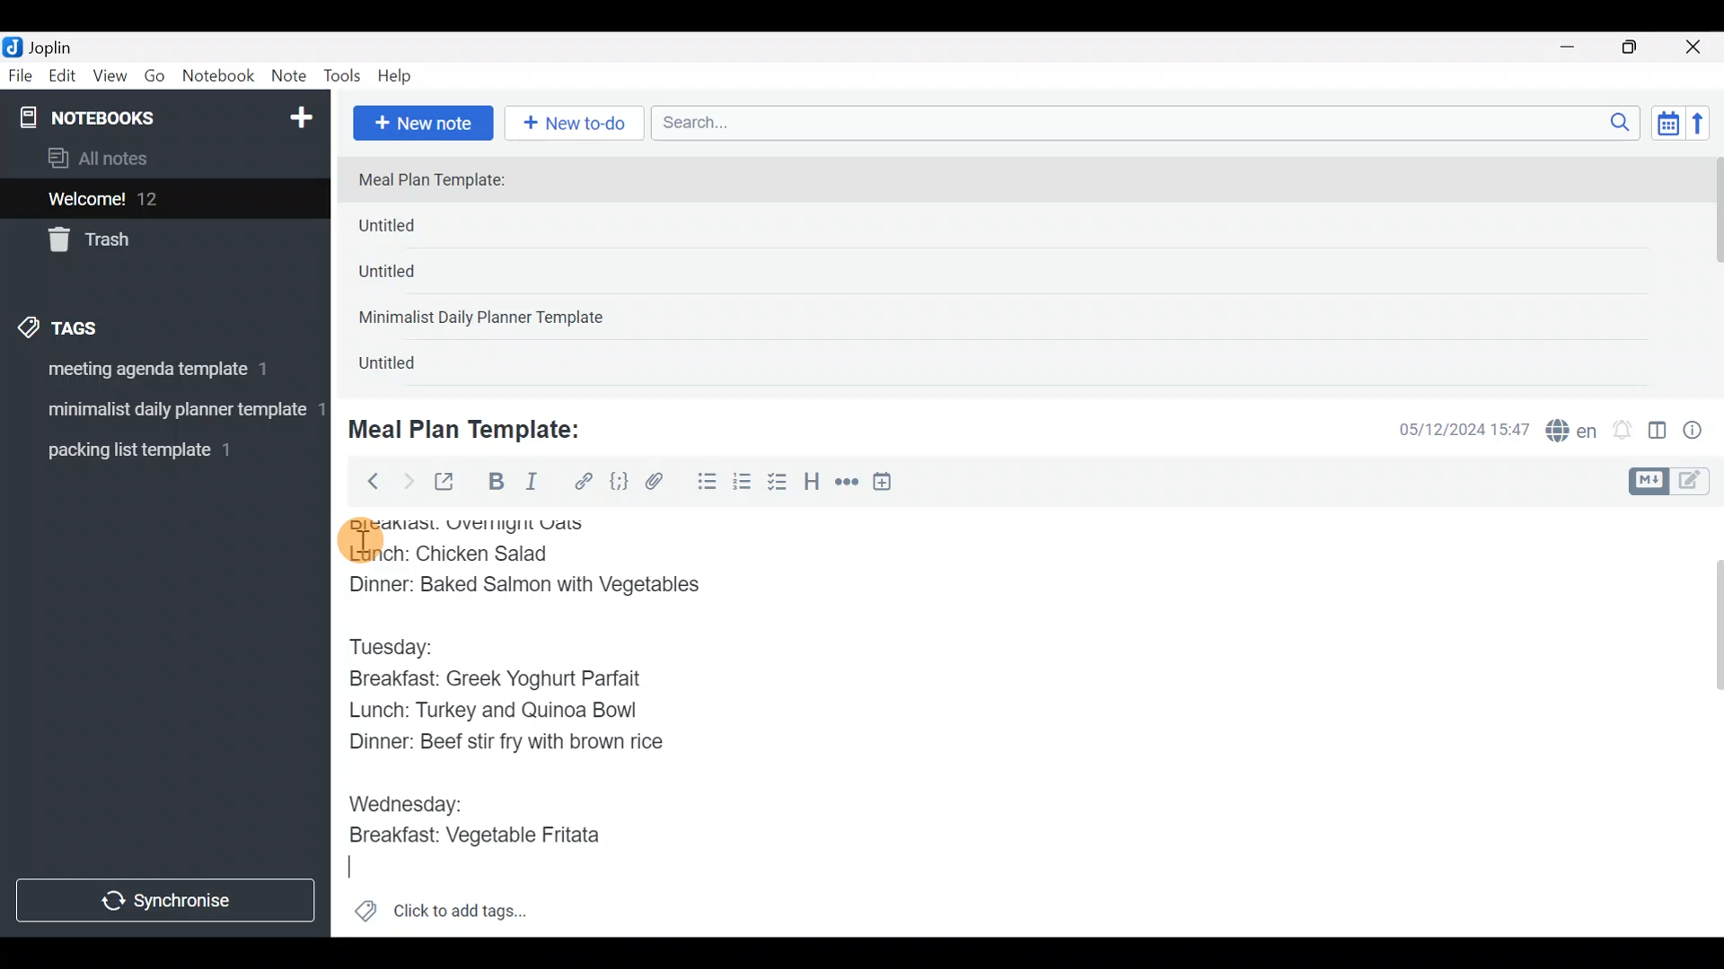 The width and height of the screenshot is (1724, 969). What do you see at coordinates (487, 319) in the screenshot?
I see `Minimalist Daily Planner Template` at bounding box center [487, 319].